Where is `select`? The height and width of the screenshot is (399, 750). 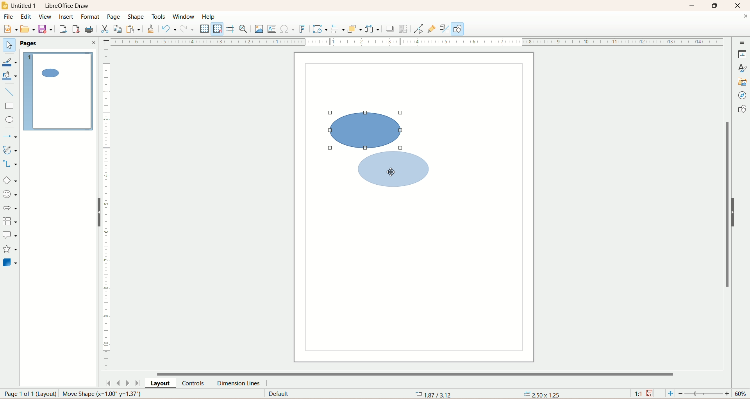
select is located at coordinates (9, 45).